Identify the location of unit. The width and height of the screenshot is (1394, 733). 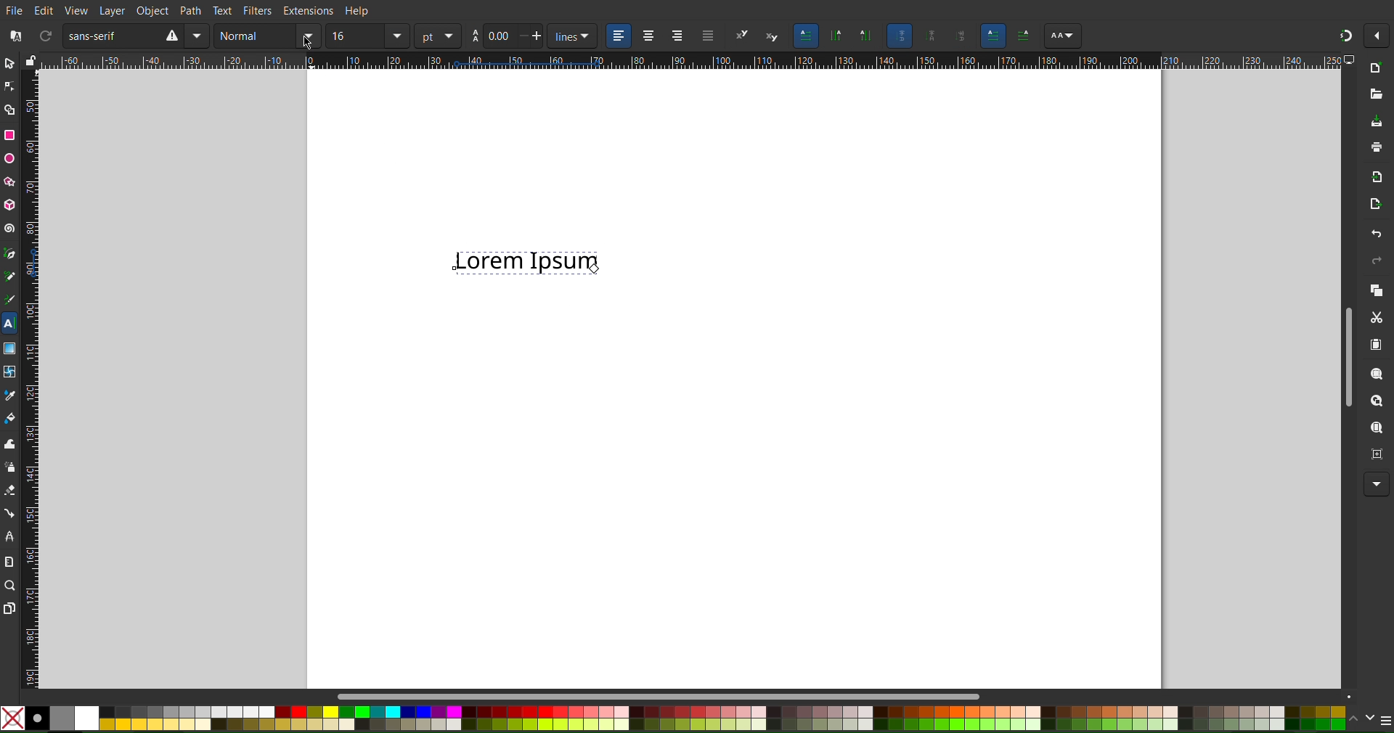
(571, 36).